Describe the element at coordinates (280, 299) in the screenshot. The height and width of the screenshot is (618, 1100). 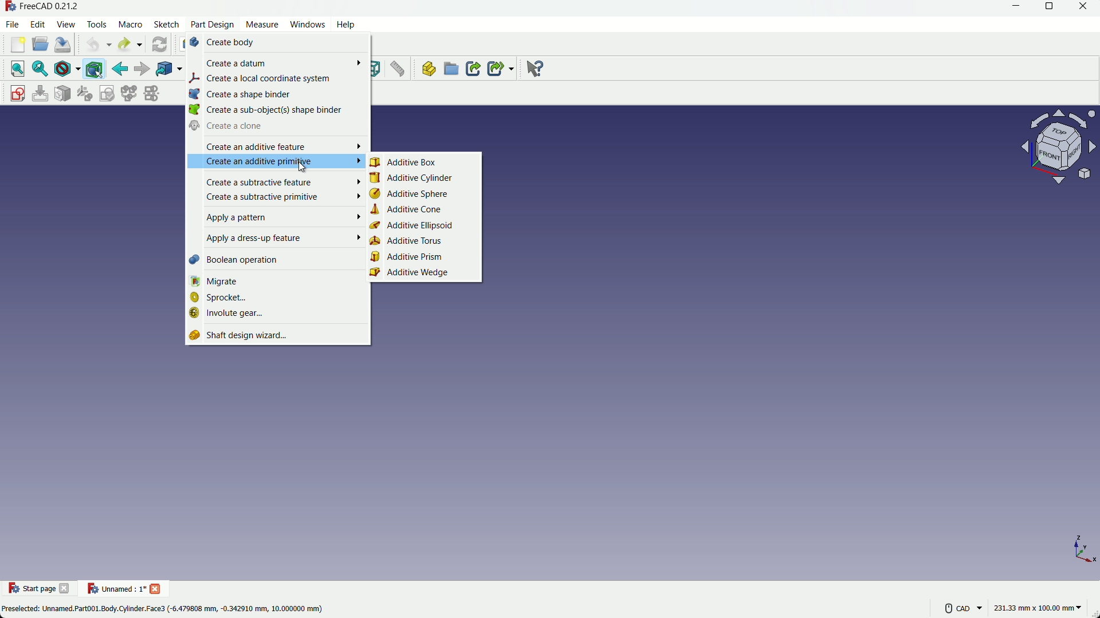
I see `sprocket` at that location.